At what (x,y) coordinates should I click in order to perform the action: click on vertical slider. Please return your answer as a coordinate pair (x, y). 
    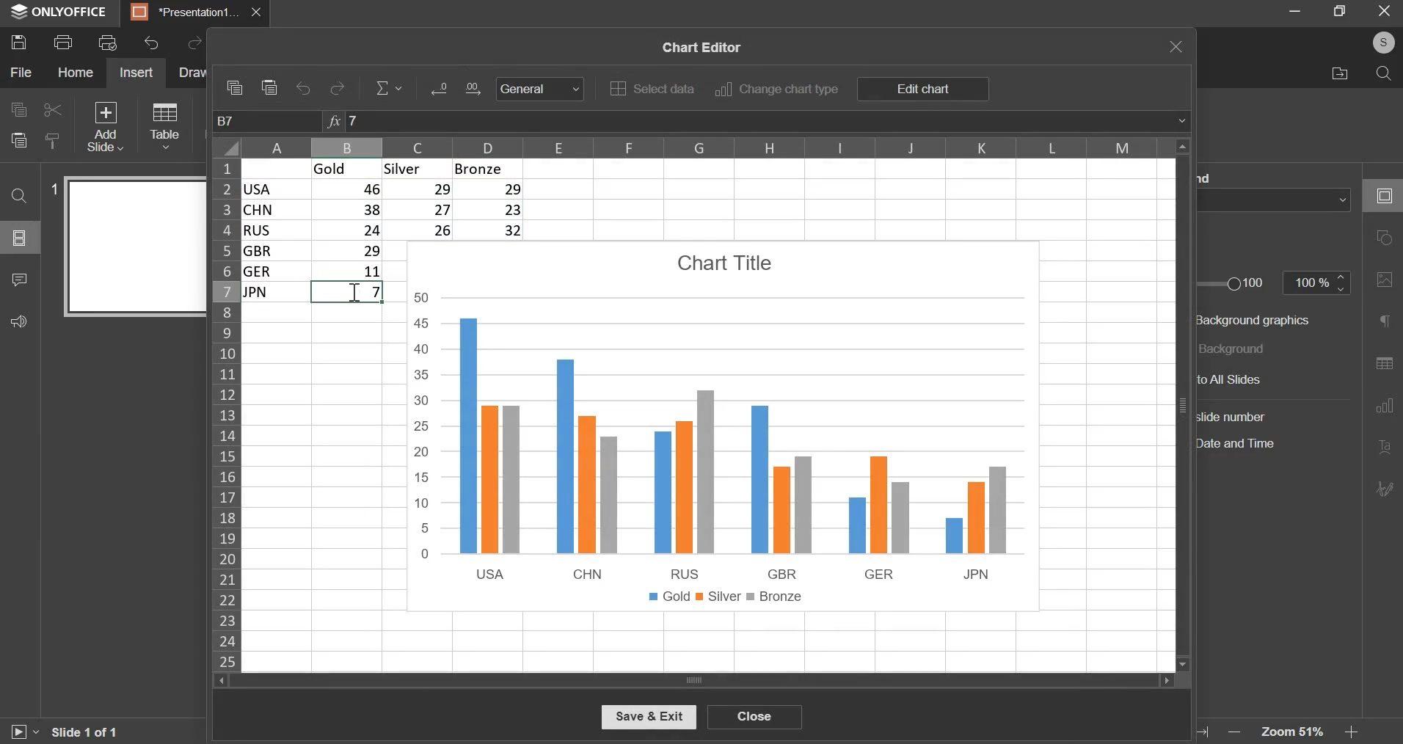
    Looking at the image, I should click on (1182, 404).